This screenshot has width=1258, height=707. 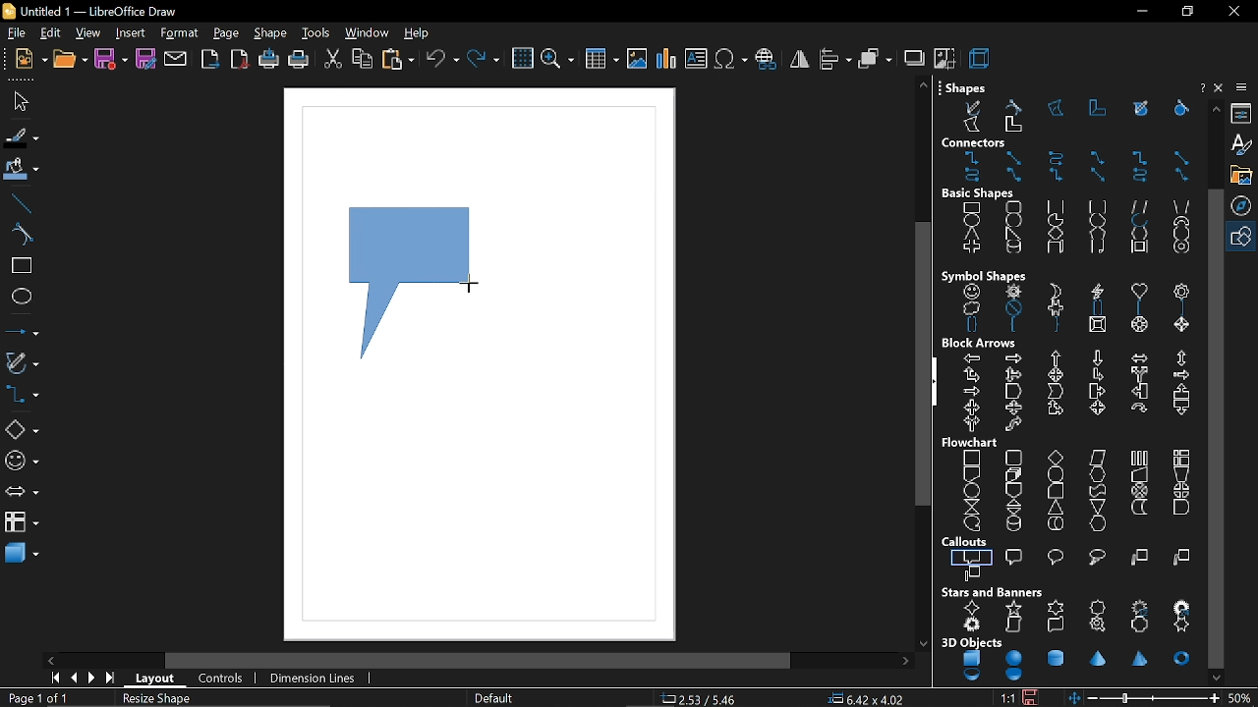 I want to click on circle pie, so click(x=1056, y=220).